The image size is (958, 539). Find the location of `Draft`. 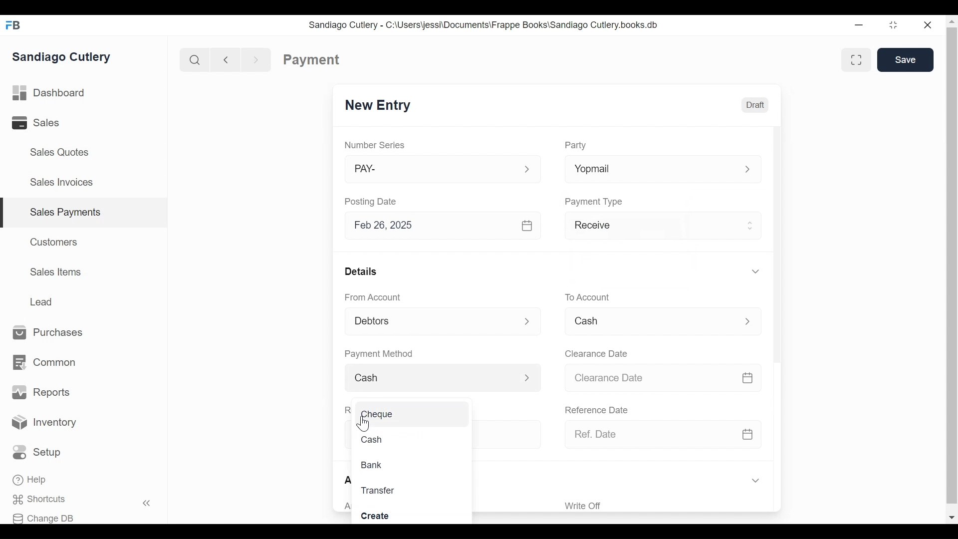

Draft is located at coordinates (757, 105).